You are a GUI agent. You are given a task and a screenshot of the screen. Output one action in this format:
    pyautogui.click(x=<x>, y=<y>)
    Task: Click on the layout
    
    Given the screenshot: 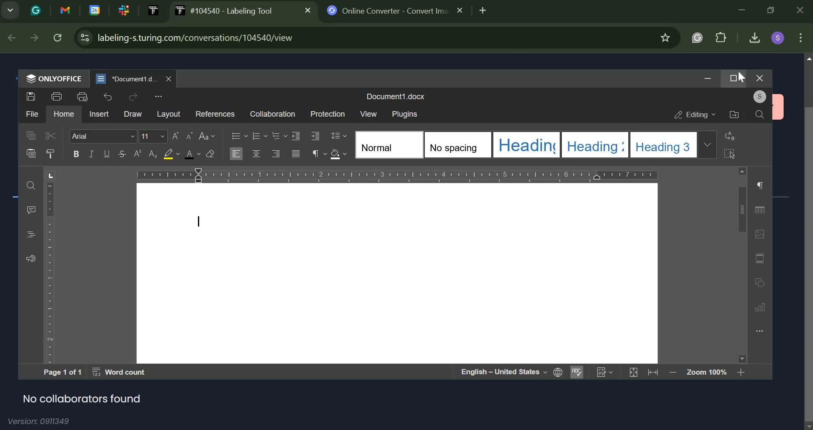 What is the action you would take?
    pyautogui.click(x=168, y=114)
    